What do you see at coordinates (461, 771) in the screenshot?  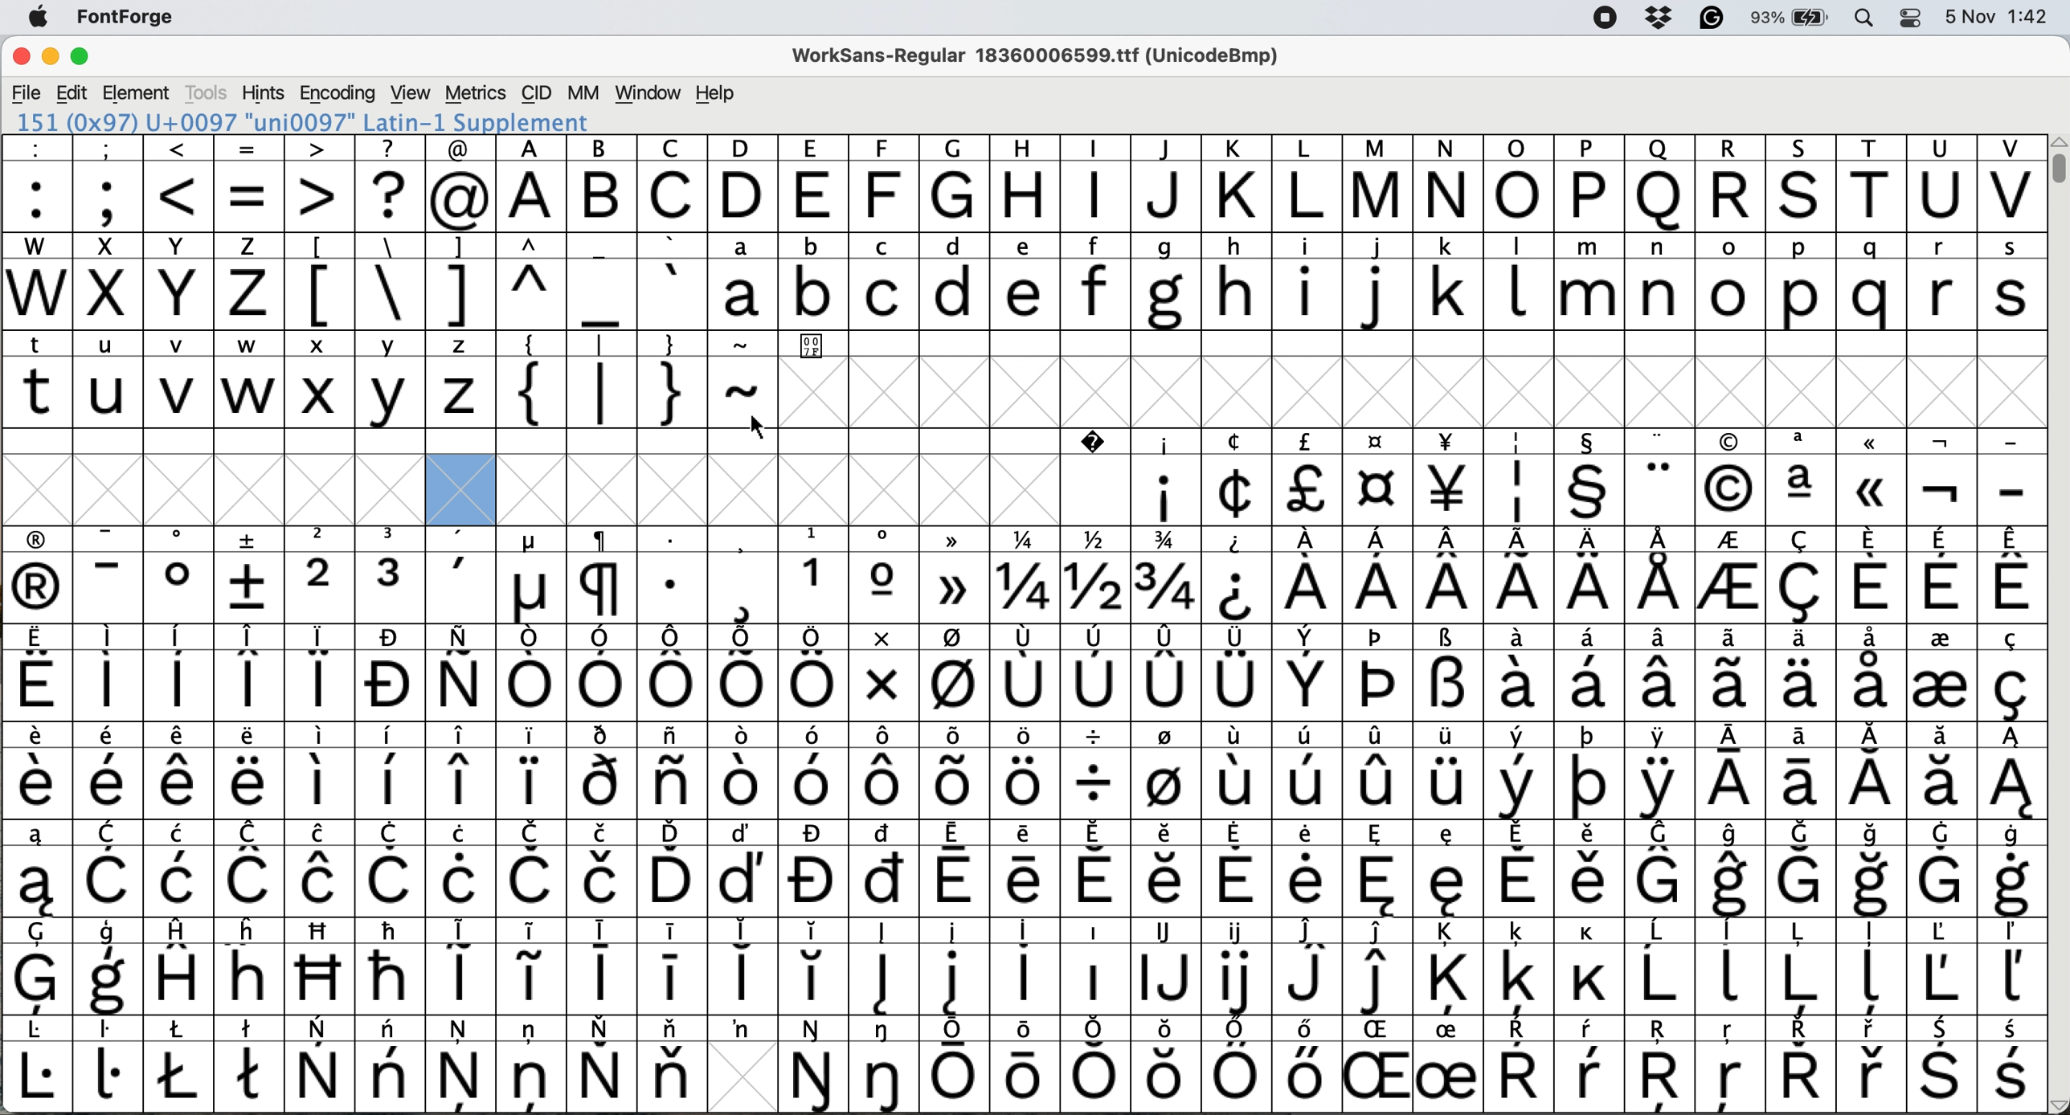 I see `symbol` at bounding box center [461, 771].